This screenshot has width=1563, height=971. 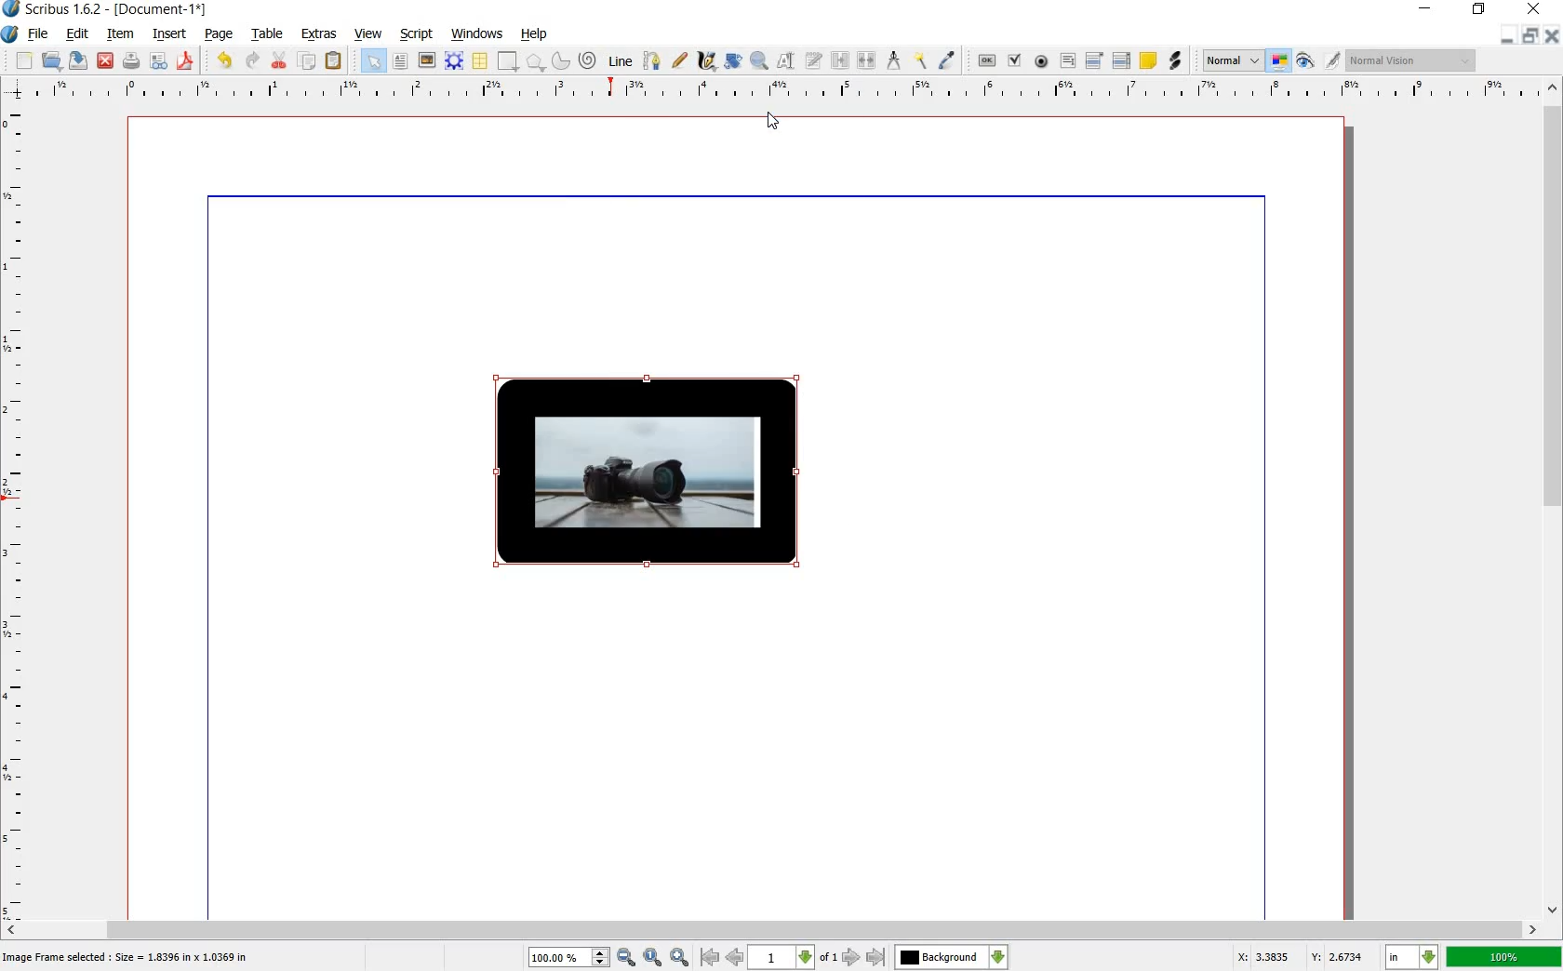 What do you see at coordinates (1043, 61) in the screenshot?
I see `pdf radio button` at bounding box center [1043, 61].